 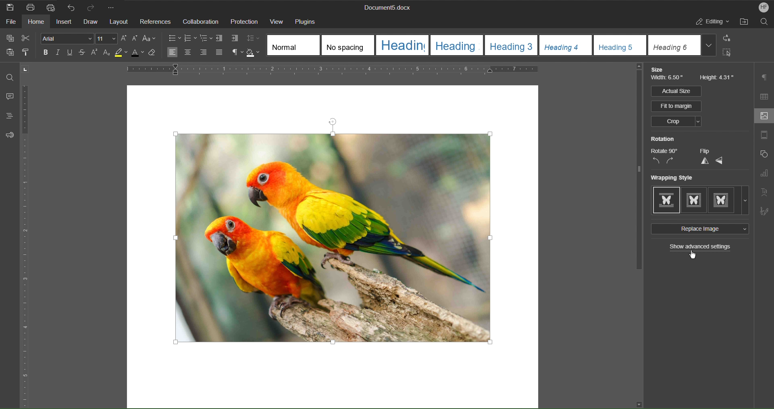 What do you see at coordinates (65, 23) in the screenshot?
I see `Insert` at bounding box center [65, 23].